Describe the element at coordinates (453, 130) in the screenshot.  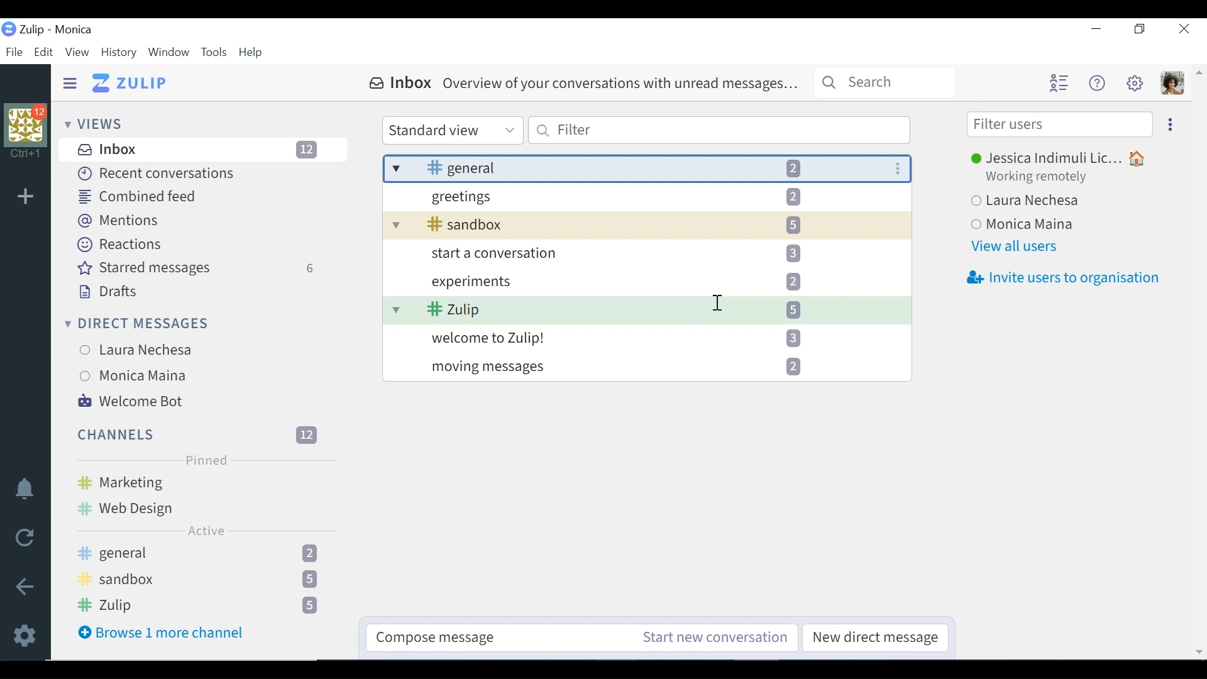
I see `Standard View` at that location.